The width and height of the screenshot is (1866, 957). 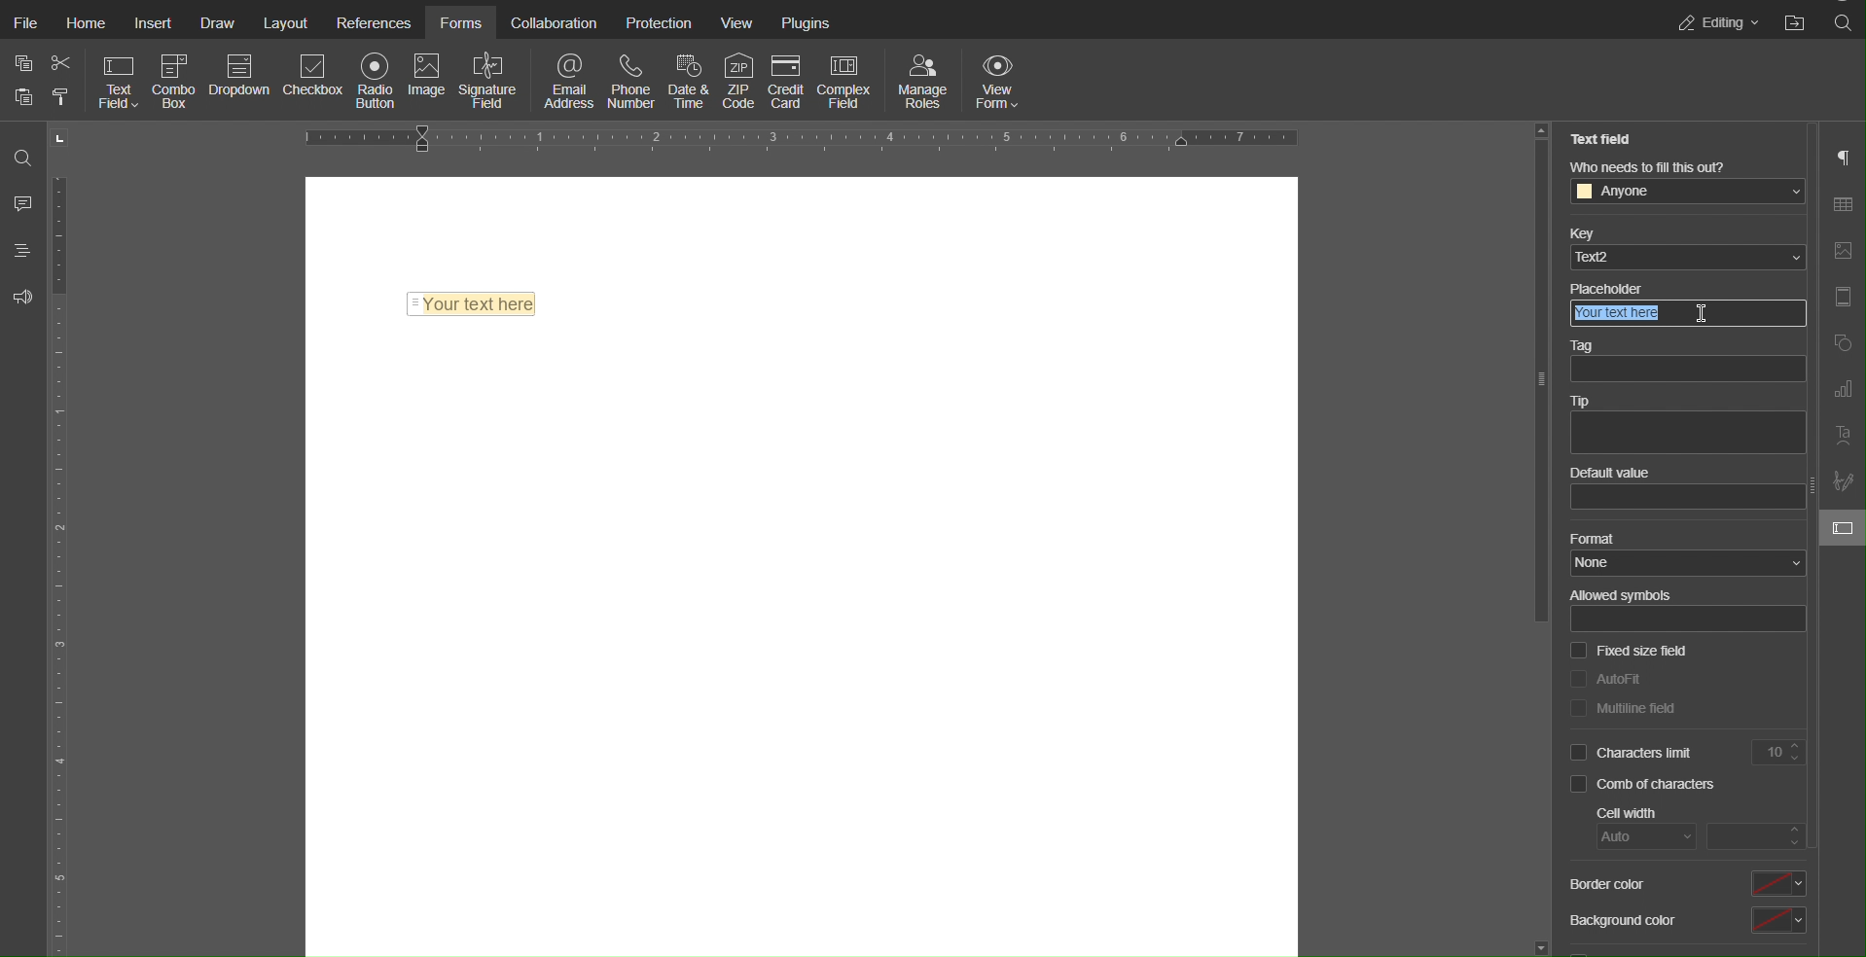 I want to click on Credit Card, so click(x=787, y=81).